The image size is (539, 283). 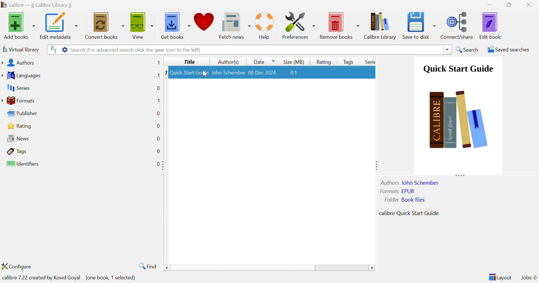 I want to click on Layout, so click(x=500, y=277).